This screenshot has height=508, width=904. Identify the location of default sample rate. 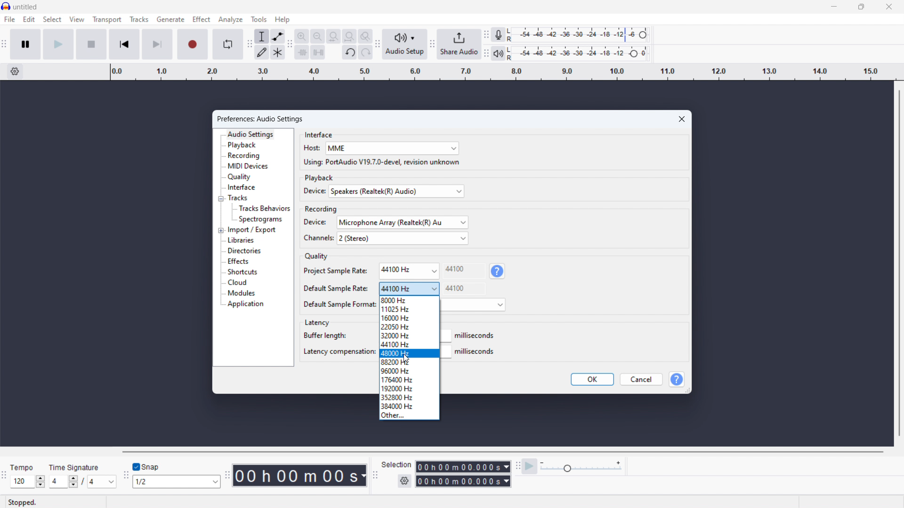
(409, 289).